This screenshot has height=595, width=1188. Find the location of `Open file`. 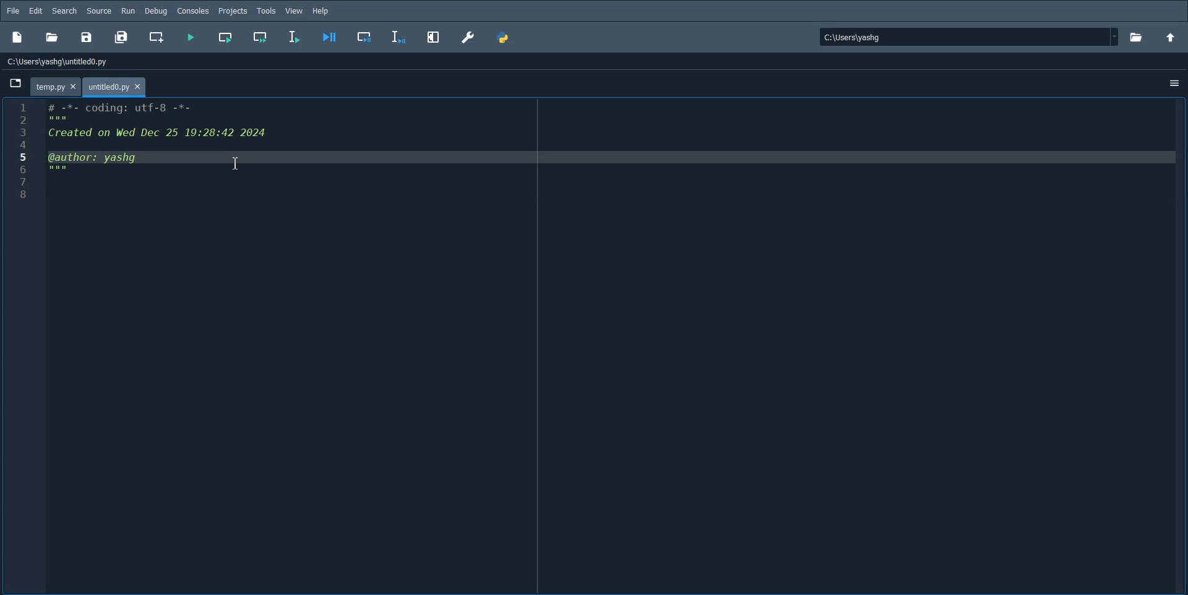

Open file is located at coordinates (52, 37).